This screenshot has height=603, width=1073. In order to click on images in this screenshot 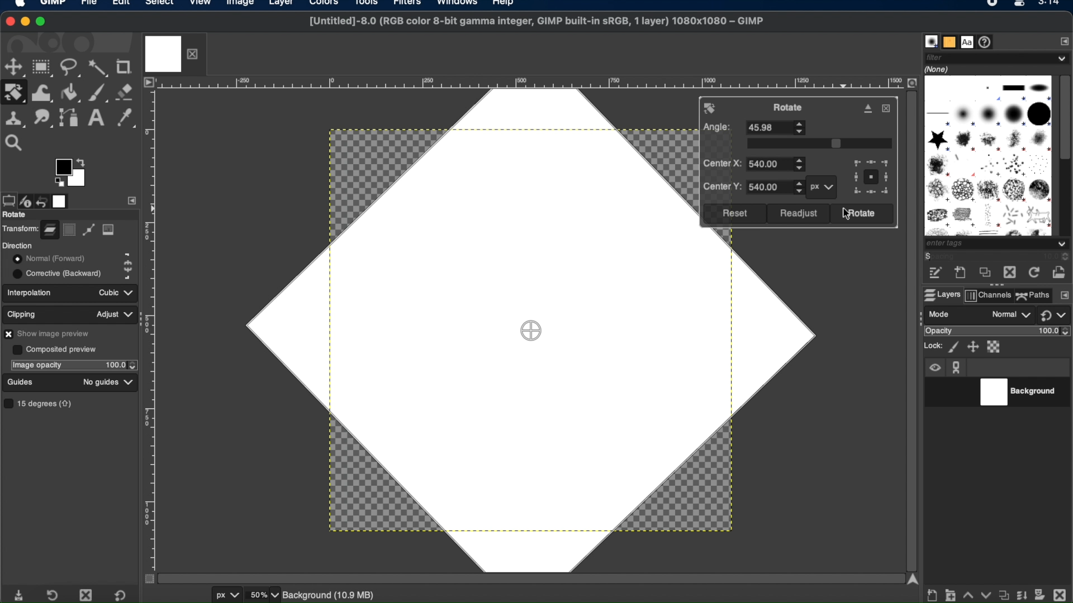, I will do `click(61, 200)`.